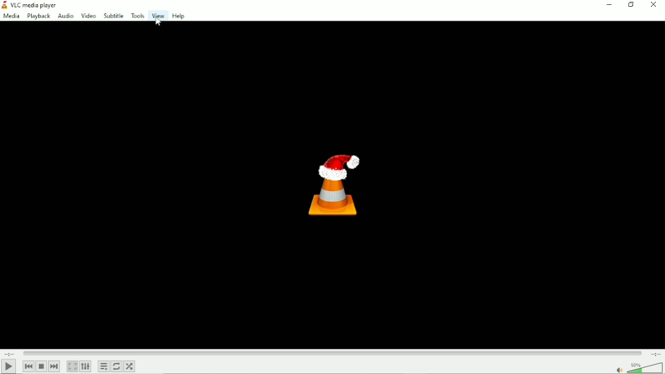 The height and width of the screenshot is (374, 665). I want to click on Previous, so click(29, 366).